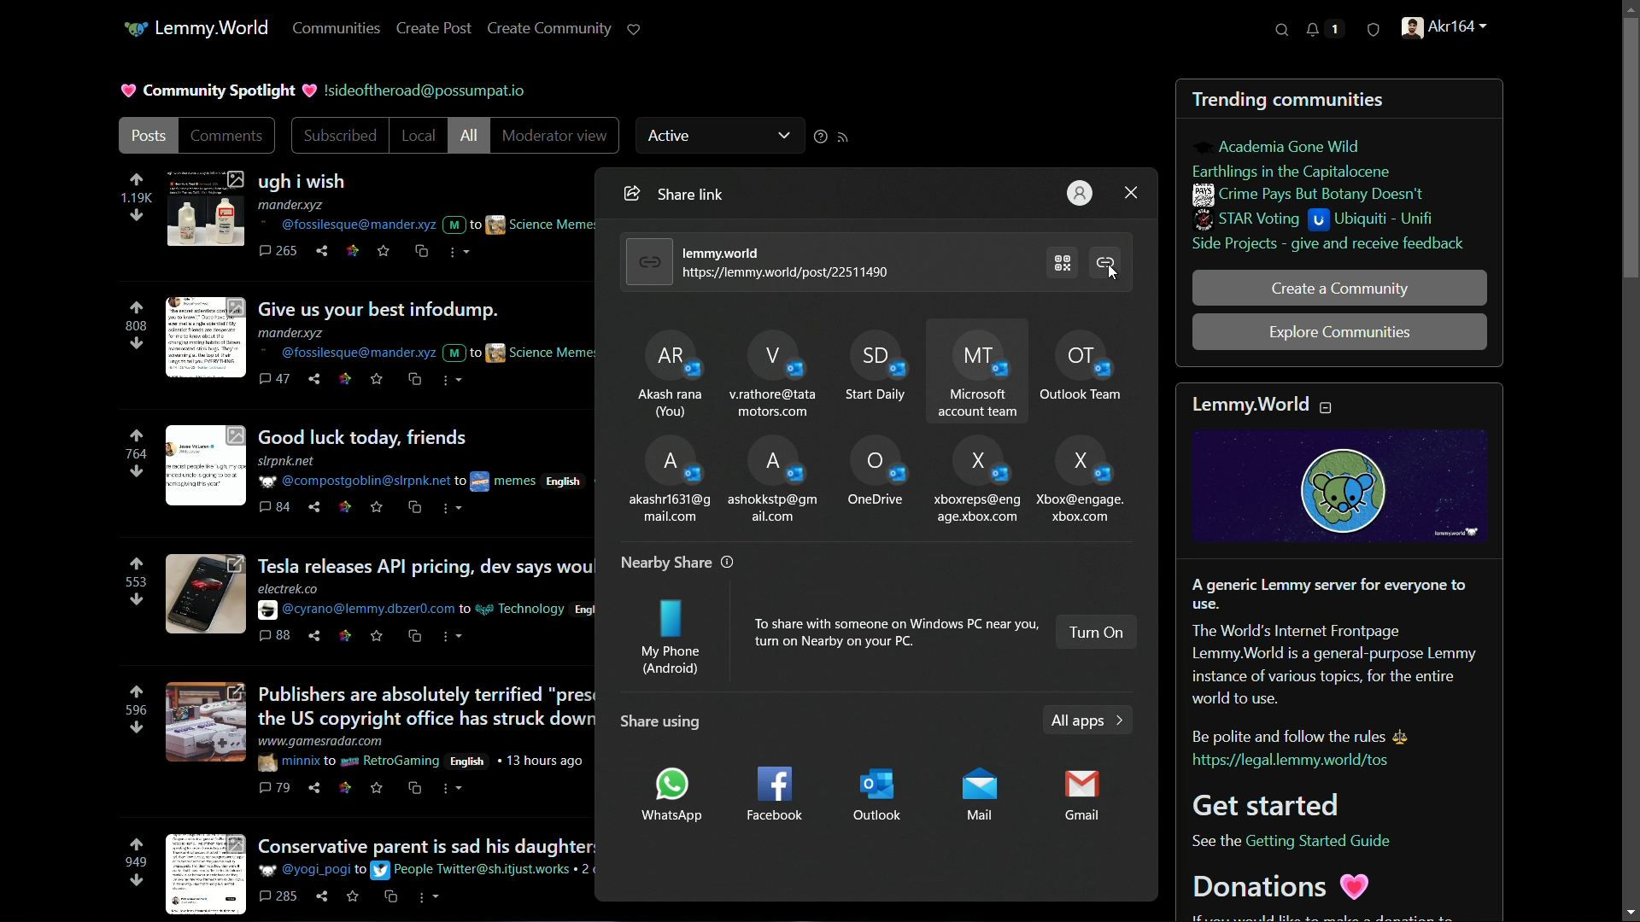 The height and width of the screenshot is (922, 1640). I want to click on cross psot, so click(418, 789).